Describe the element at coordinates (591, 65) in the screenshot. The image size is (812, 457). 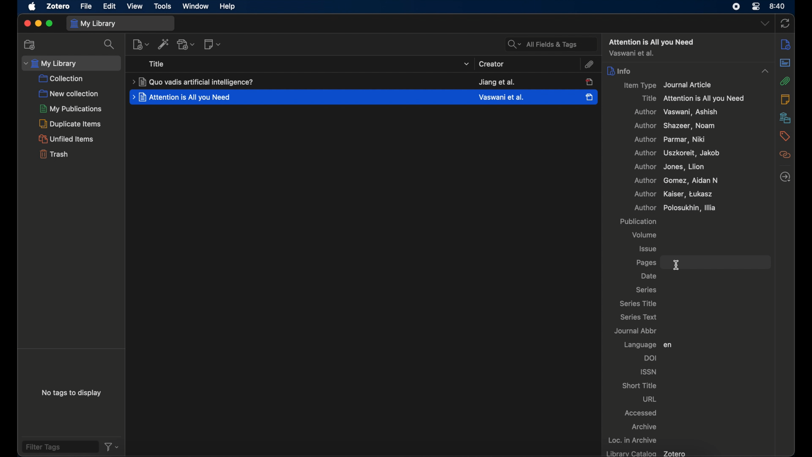
I see `attachment` at that location.